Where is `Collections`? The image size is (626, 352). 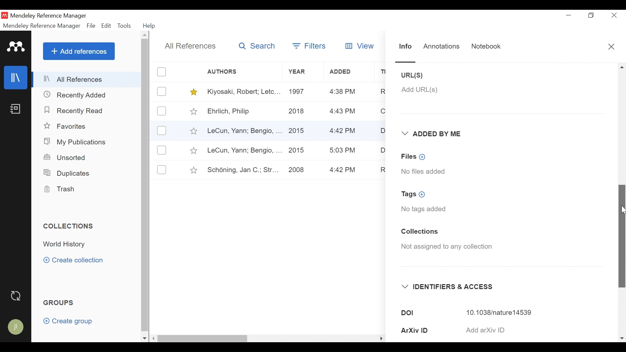 Collections is located at coordinates (419, 232).